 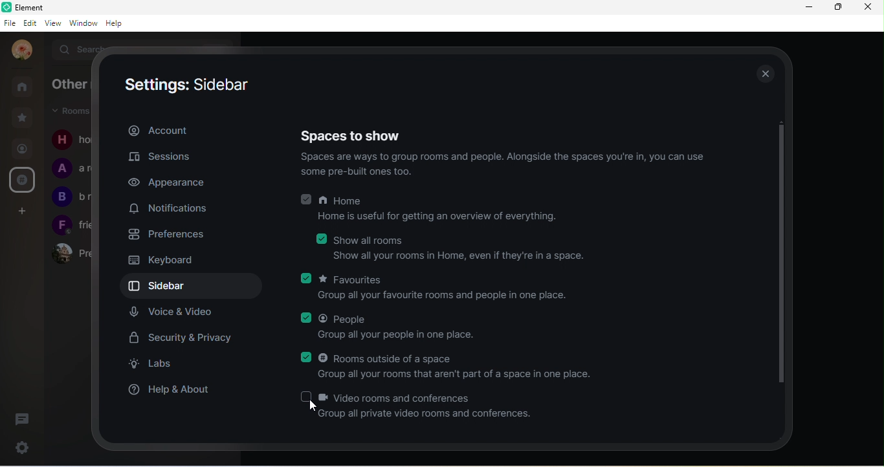 What do you see at coordinates (23, 179) in the screenshot?
I see `public room` at bounding box center [23, 179].